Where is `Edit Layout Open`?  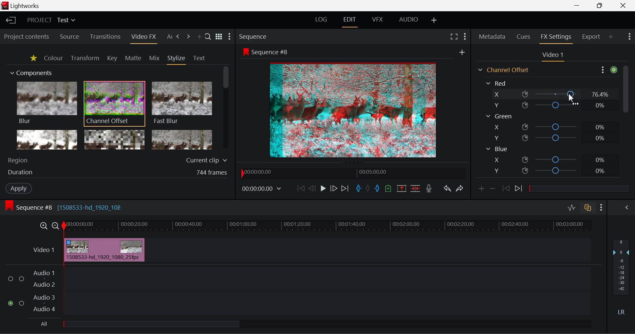 Edit Layout Open is located at coordinates (350, 22).